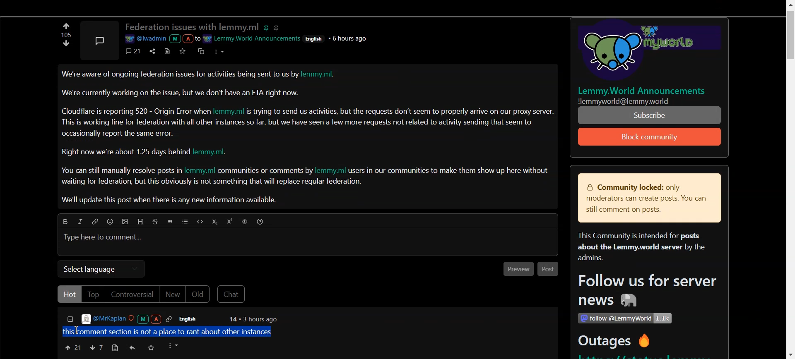  What do you see at coordinates (192, 27) in the screenshot?
I see `Federation issues with lemmy.ml` at bounding box center [192, 27].